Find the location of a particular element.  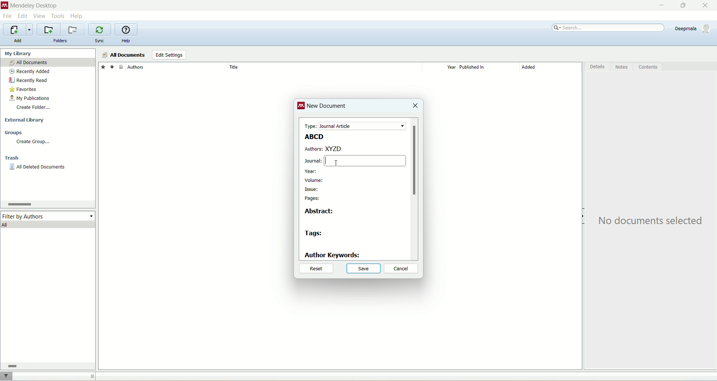

type is located at coordinates (310, 125).